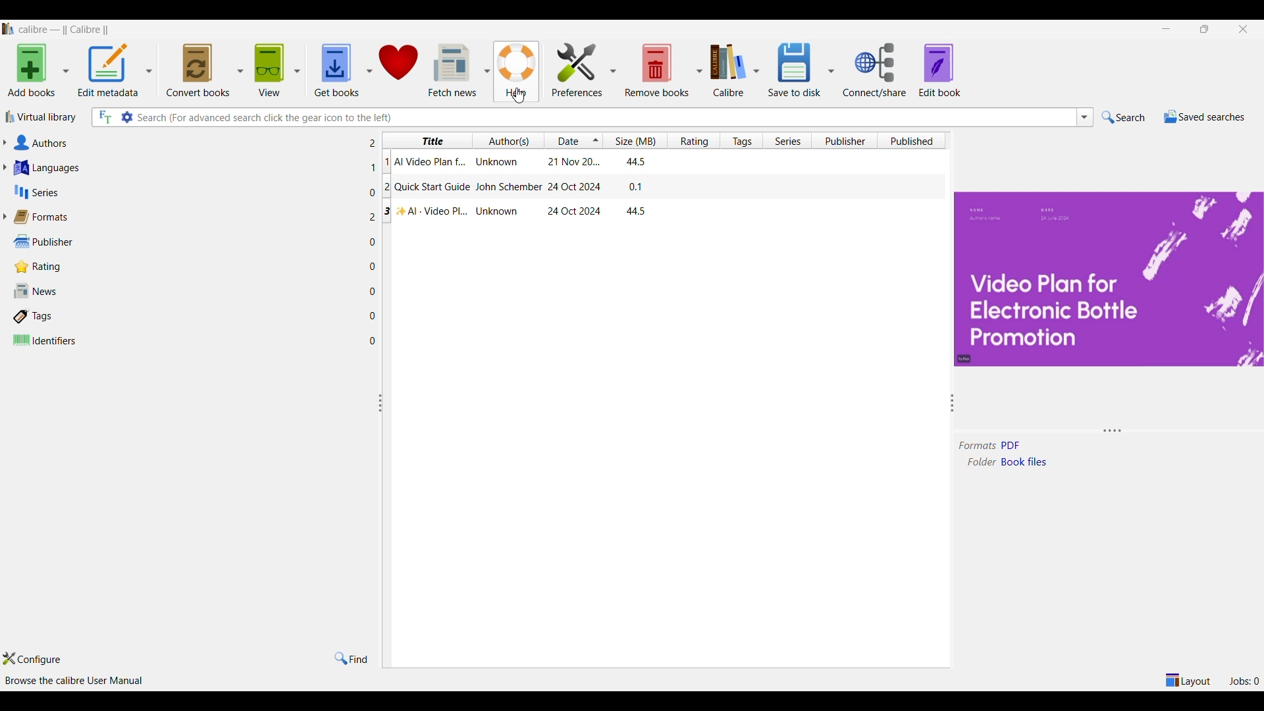 The height and width of the screenshot is (711, 1264). I want to click on Add book options, so click(66, 70).